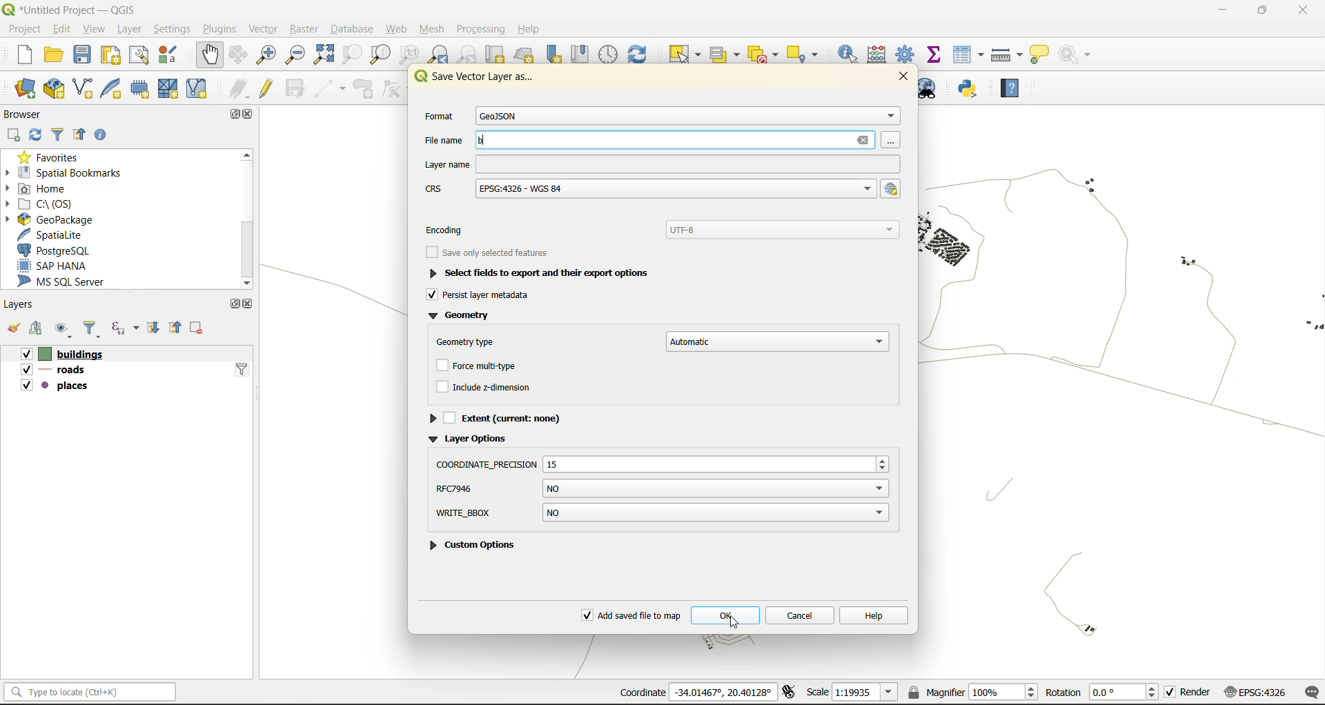 The width and height of the screenshot is (1325, 705). Describe the element at coordinates (394, 88) in the screenshot. I see `vertex tools` at that location.